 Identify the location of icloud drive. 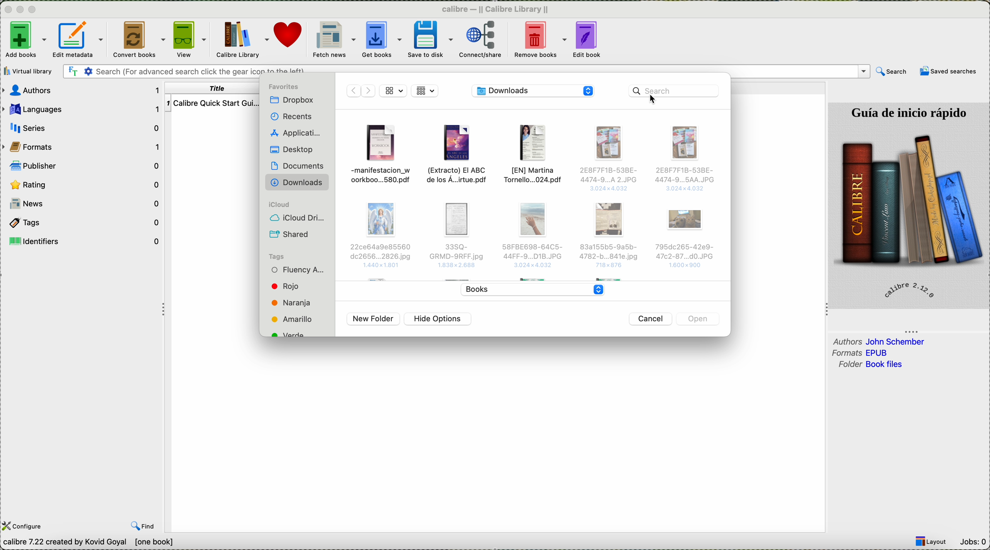
(299, 218).